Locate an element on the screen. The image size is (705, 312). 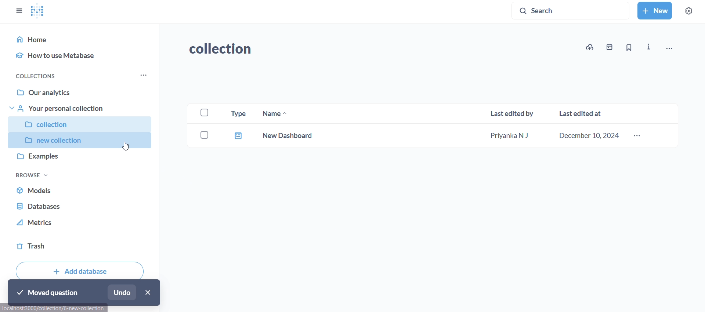
close sidebar is located at coordinates (18, 11).